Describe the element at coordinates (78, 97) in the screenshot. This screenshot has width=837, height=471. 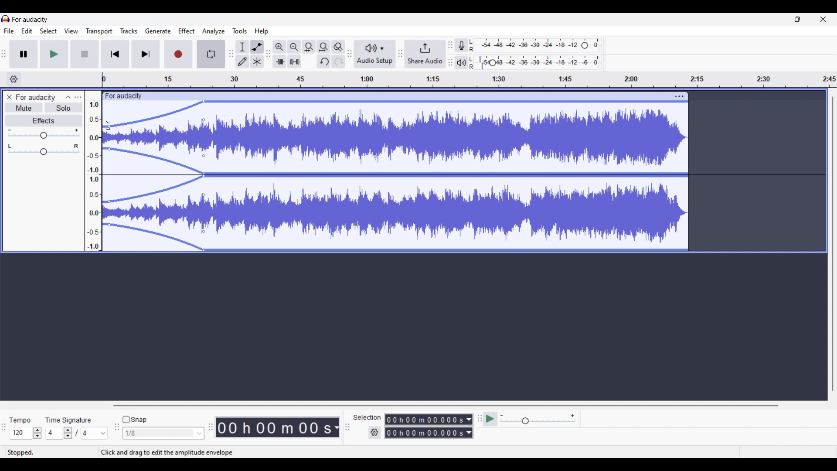
I see `Open menu` at that location.